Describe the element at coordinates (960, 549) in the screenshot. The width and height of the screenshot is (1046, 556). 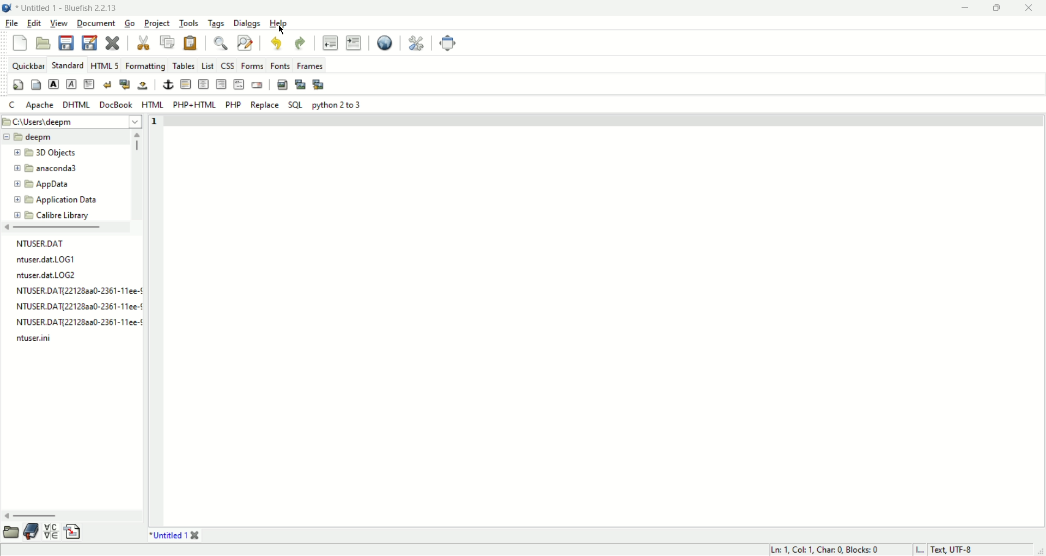
I see `character encoding` at that location.